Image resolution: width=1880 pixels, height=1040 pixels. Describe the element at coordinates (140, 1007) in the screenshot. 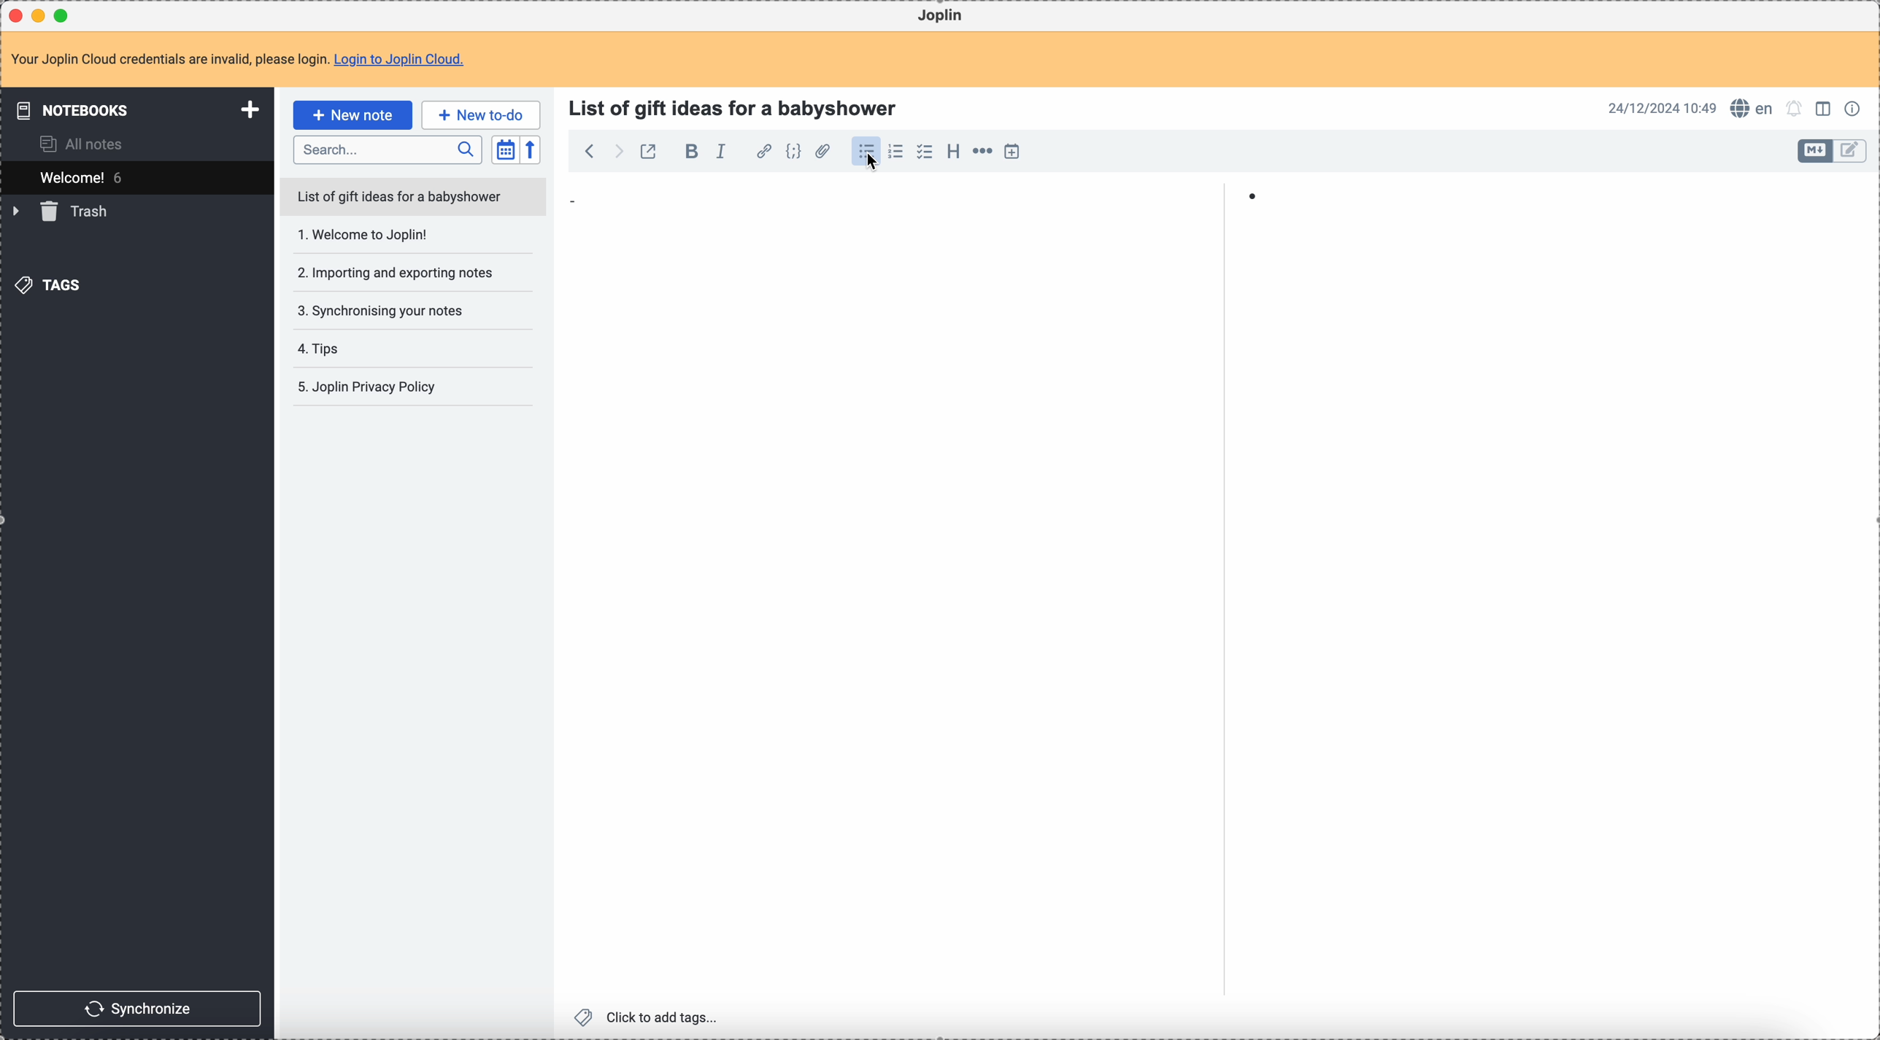

I see `synchronize` at that location.